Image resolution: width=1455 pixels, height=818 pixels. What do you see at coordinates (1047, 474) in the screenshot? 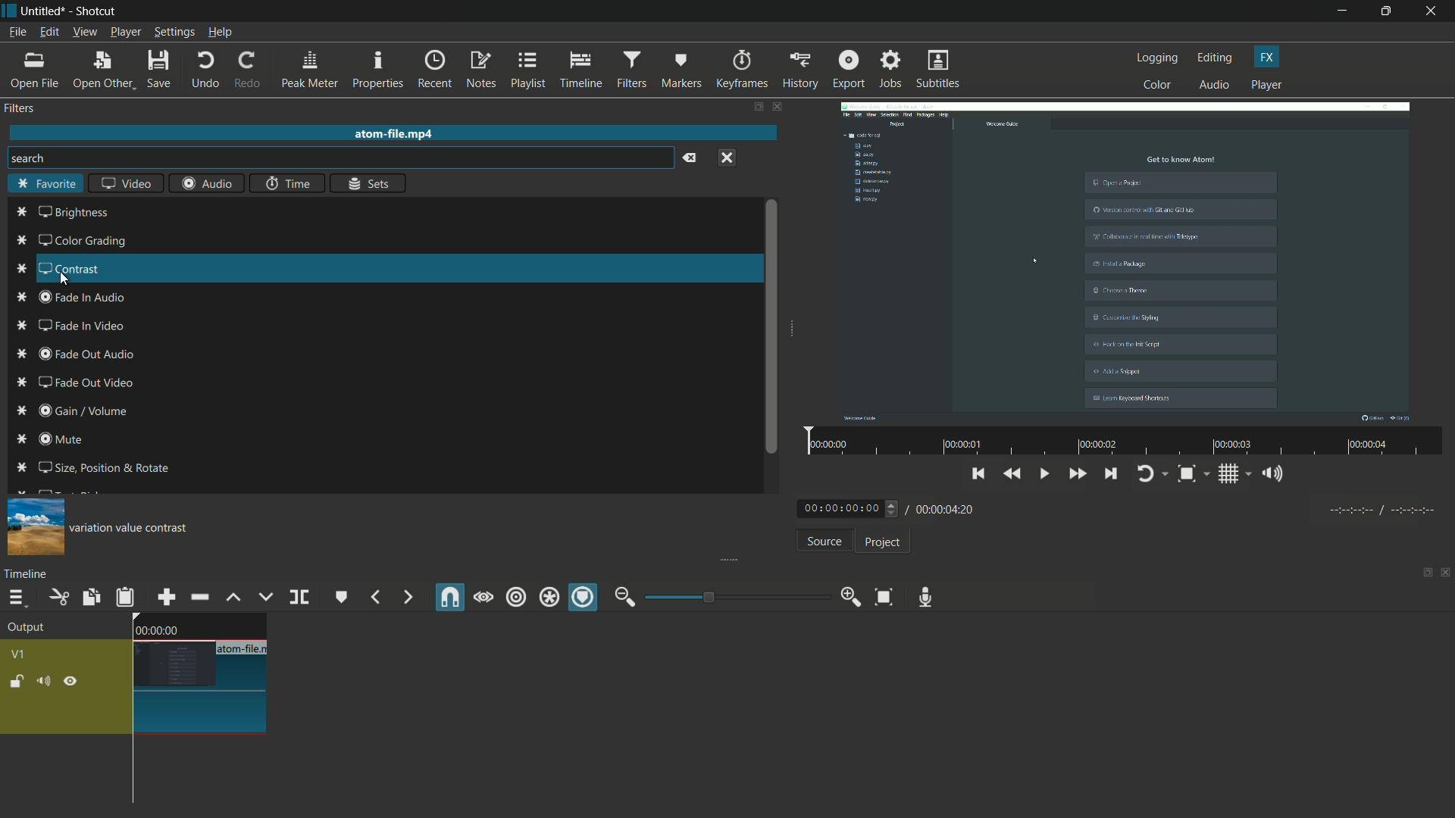
I see `toggle play/pause` at bounding box center [1047, 474].